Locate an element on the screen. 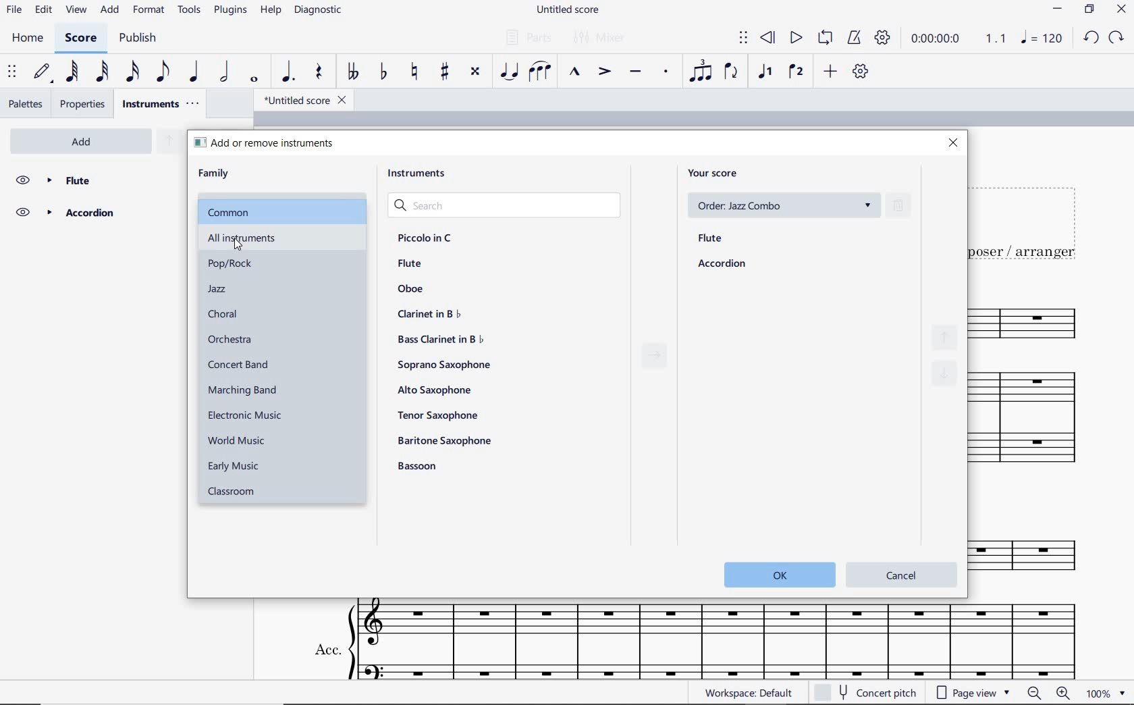 The height and width of the screenshot is (705, 1134). search is located at coordinates (504, 203).